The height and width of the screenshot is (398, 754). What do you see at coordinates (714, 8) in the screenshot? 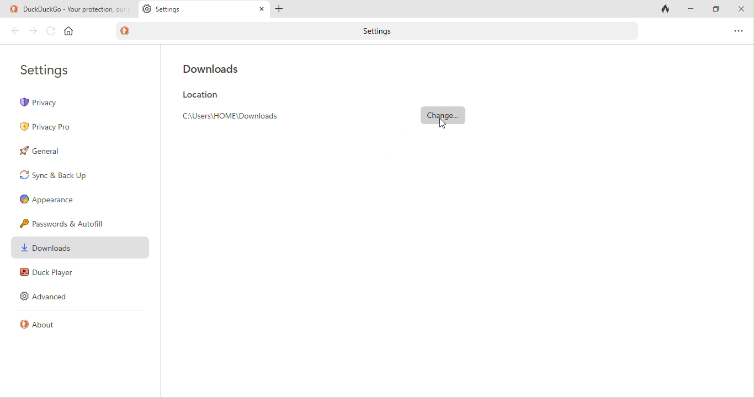
I see `maximize` at bounding box center [714, 8].